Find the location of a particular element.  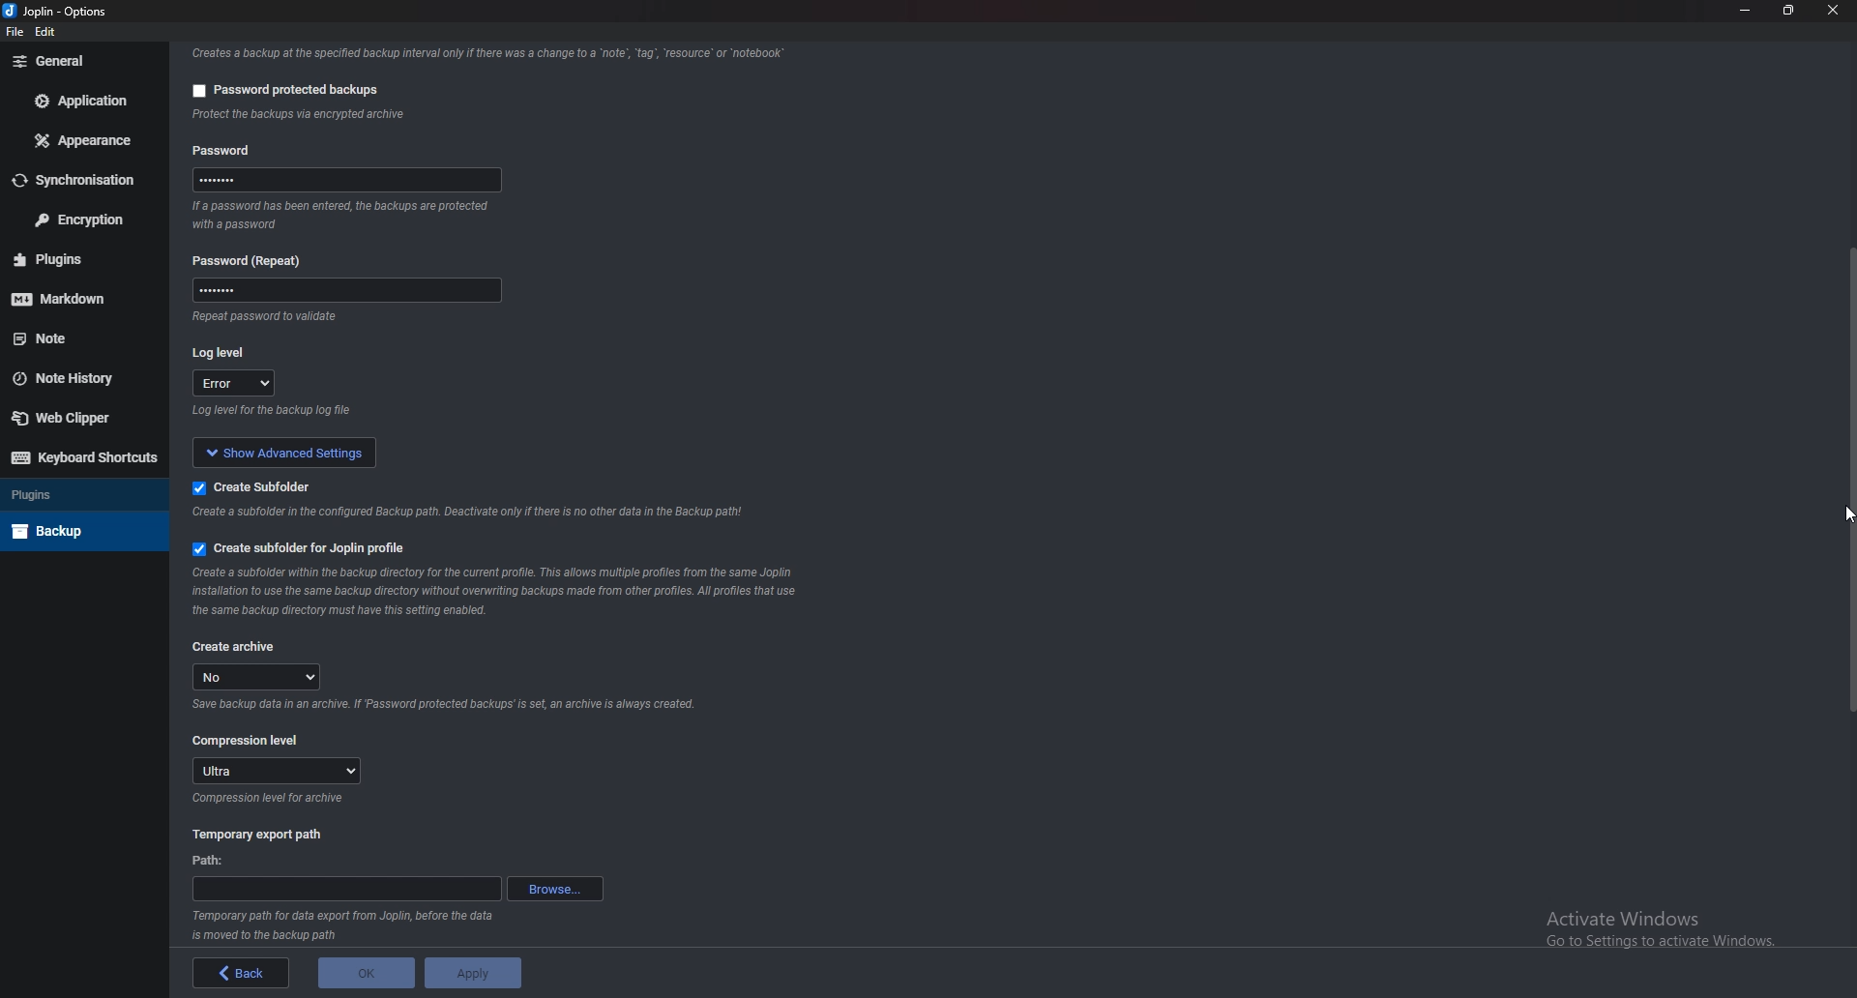

Appearance is located at coordinates (84, 142).